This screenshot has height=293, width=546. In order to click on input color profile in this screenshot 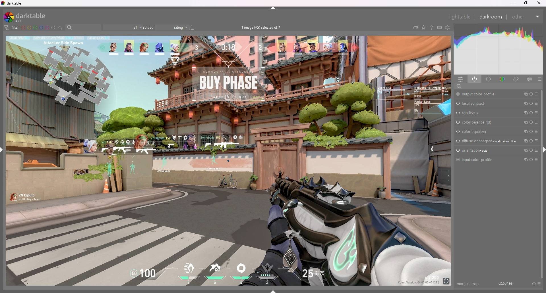, I will do `click(475, 160)`.